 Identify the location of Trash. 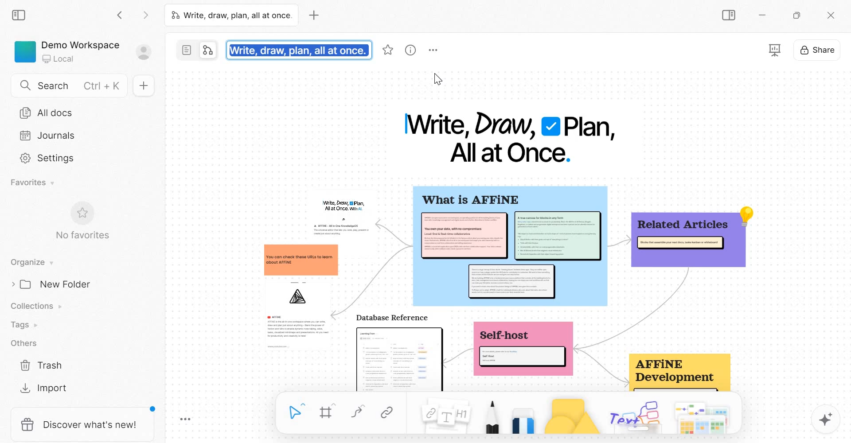
(41, 364).